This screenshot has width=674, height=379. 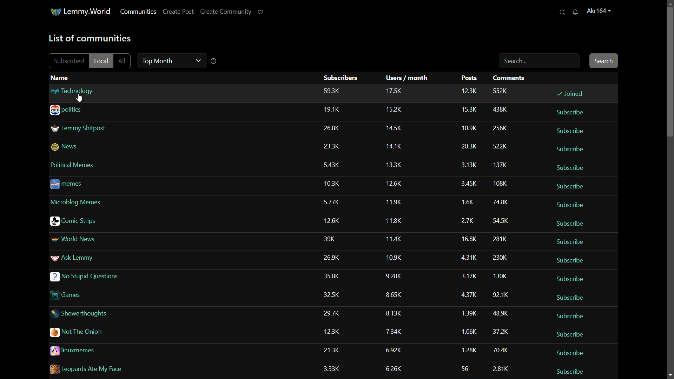 I want to click on communities name, so click(x=85, y=92).